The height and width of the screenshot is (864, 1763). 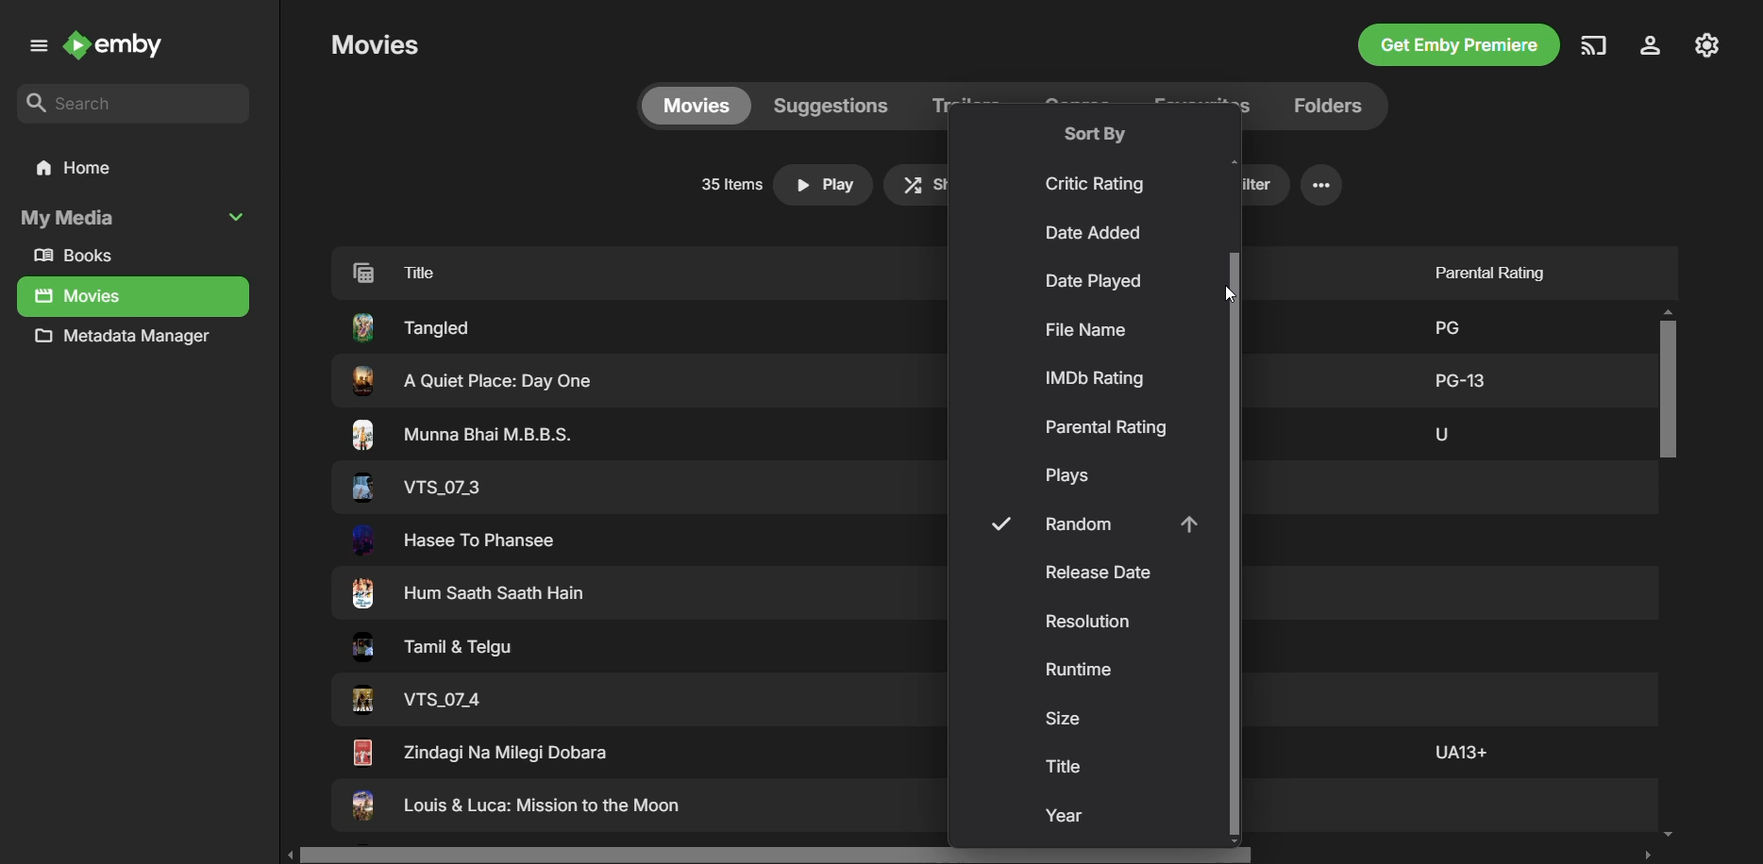 What do you see at coordinates (467, 381) in the screenshot?
I see `` at bounding box center [467, 381].